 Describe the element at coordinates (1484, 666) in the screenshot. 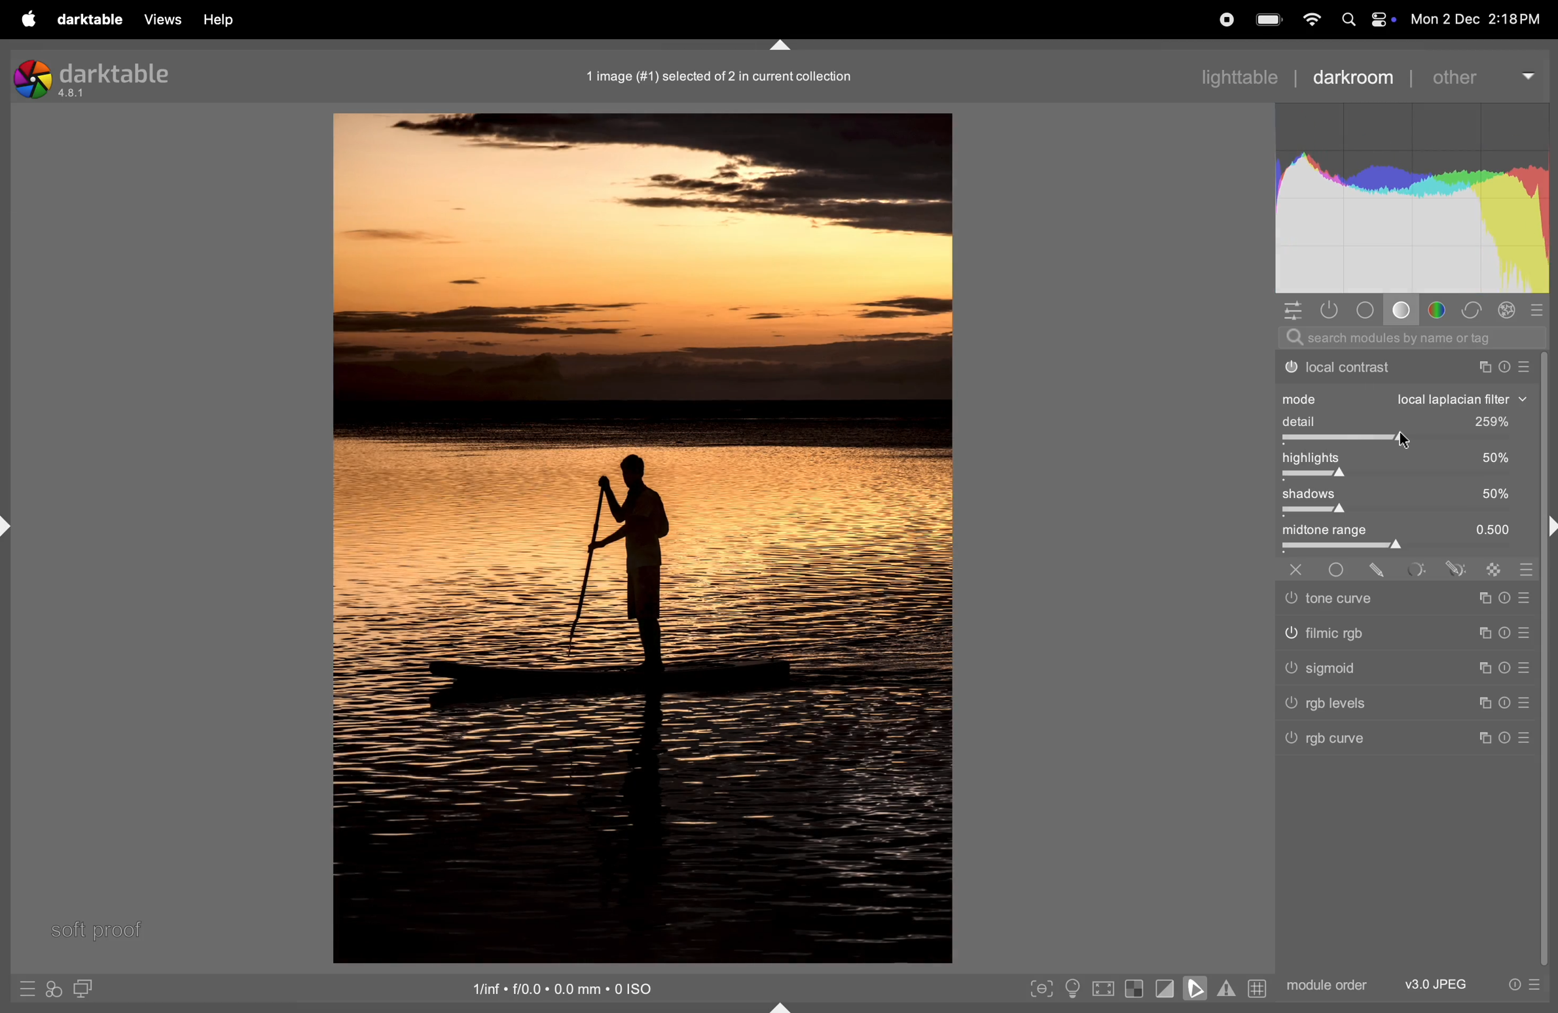

I see `sign ` at that location.